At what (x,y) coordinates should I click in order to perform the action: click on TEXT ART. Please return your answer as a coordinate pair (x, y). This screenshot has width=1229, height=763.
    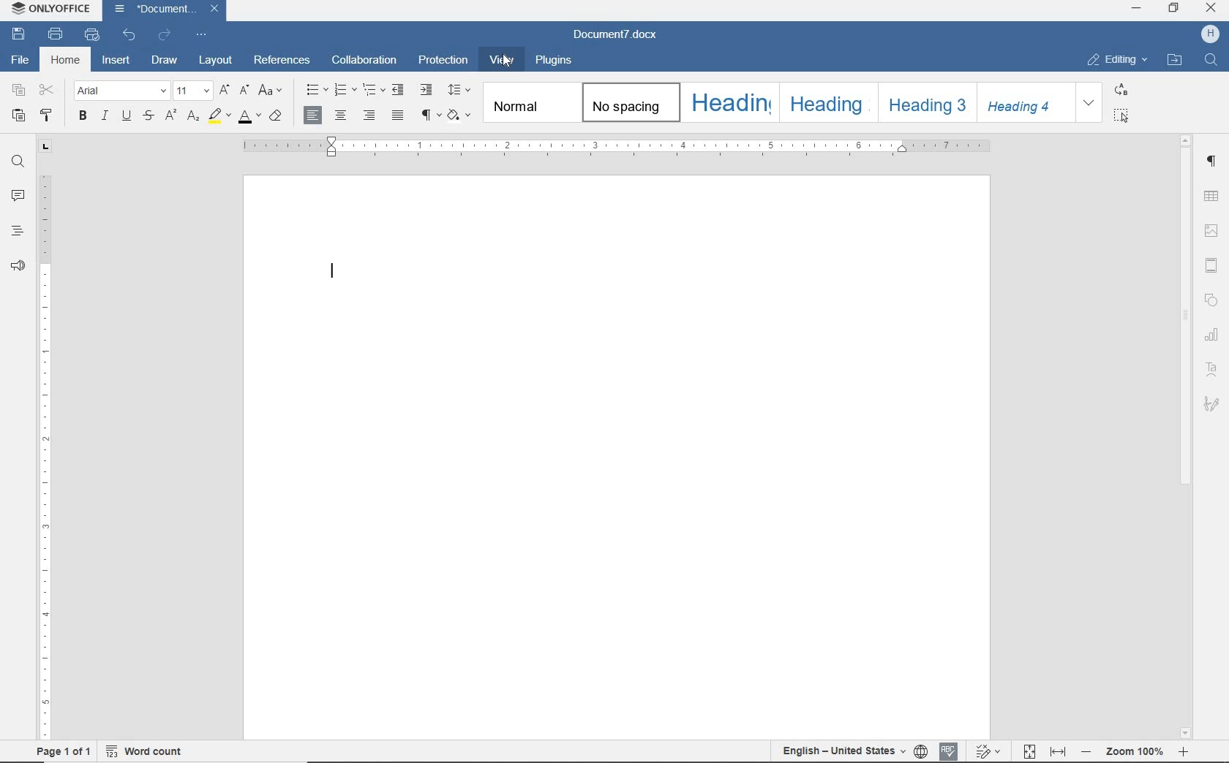
    Looking at the image, I should click on (1212, 370).